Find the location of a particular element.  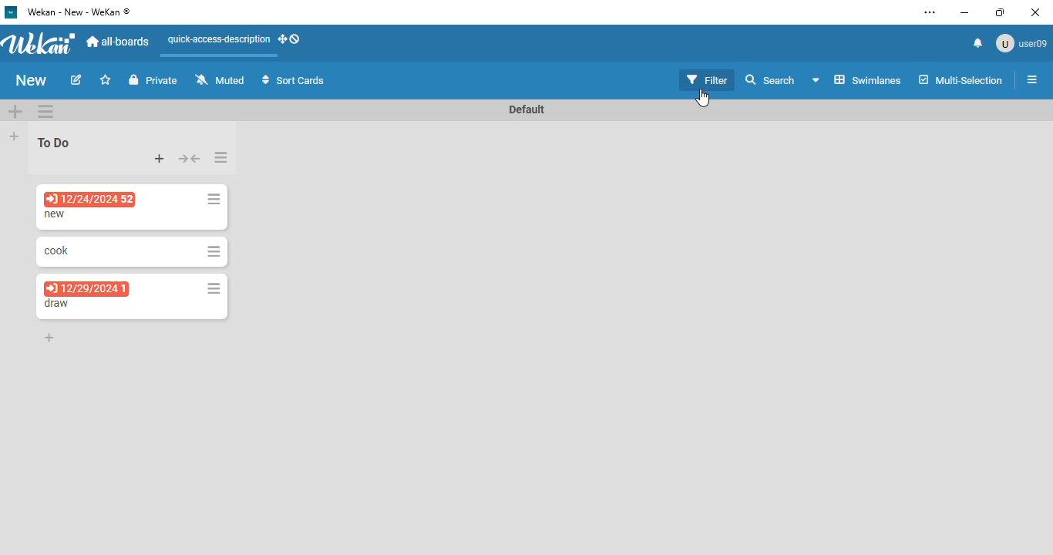

add swimlane is located at coordinates (16, 110).